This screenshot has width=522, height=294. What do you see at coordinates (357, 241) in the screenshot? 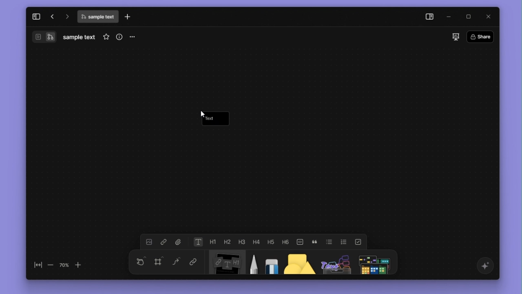
I see `to do list` at bounding box center [357, 241].